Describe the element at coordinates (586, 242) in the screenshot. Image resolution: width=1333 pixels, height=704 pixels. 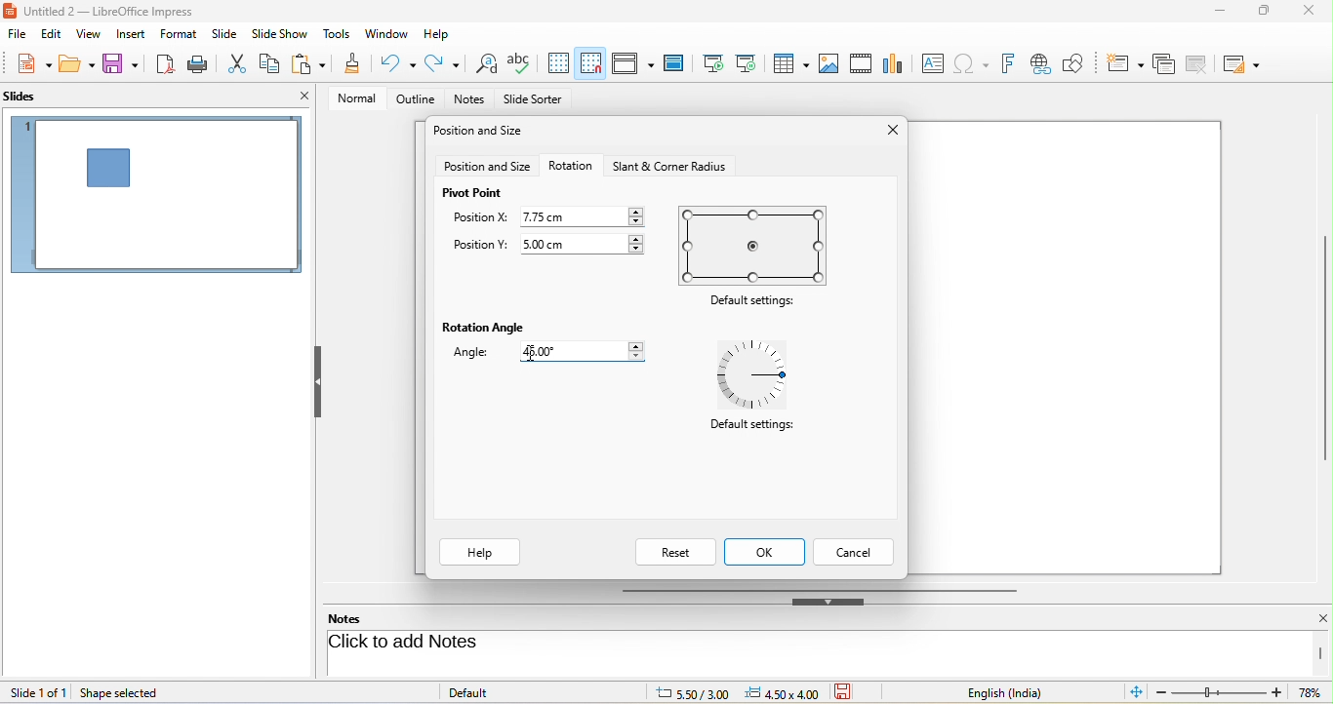
I see `5.00 cm` at that location.